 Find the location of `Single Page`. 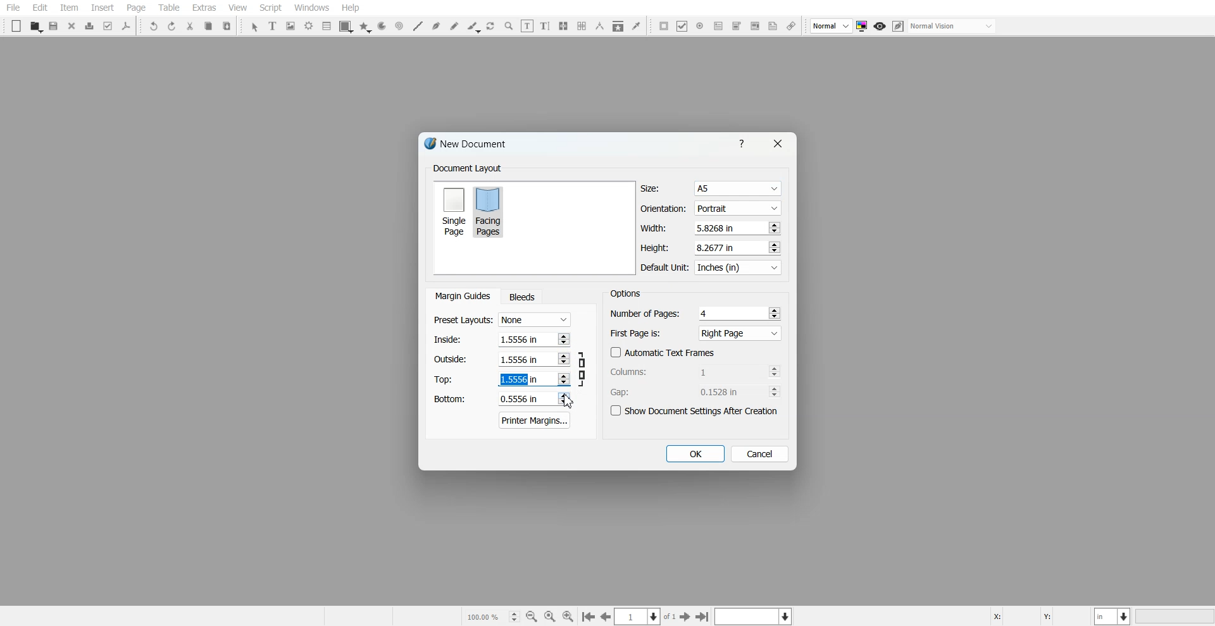

Single Page is located at coordinates (453, 211).